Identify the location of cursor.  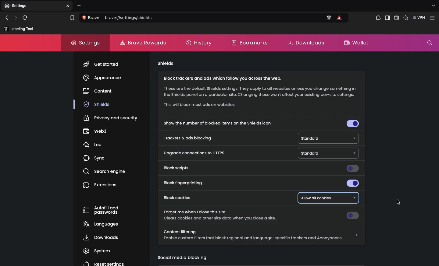
(398, 202).